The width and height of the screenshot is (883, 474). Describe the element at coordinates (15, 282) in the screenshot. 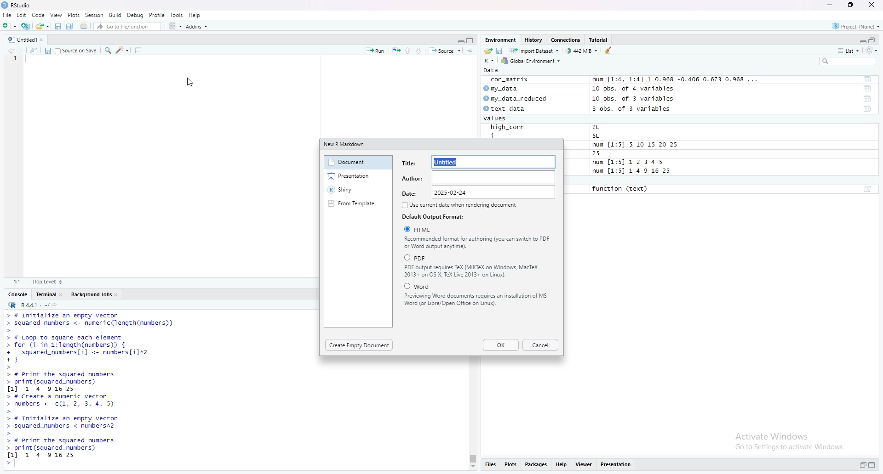

I see `1:1` at that location.